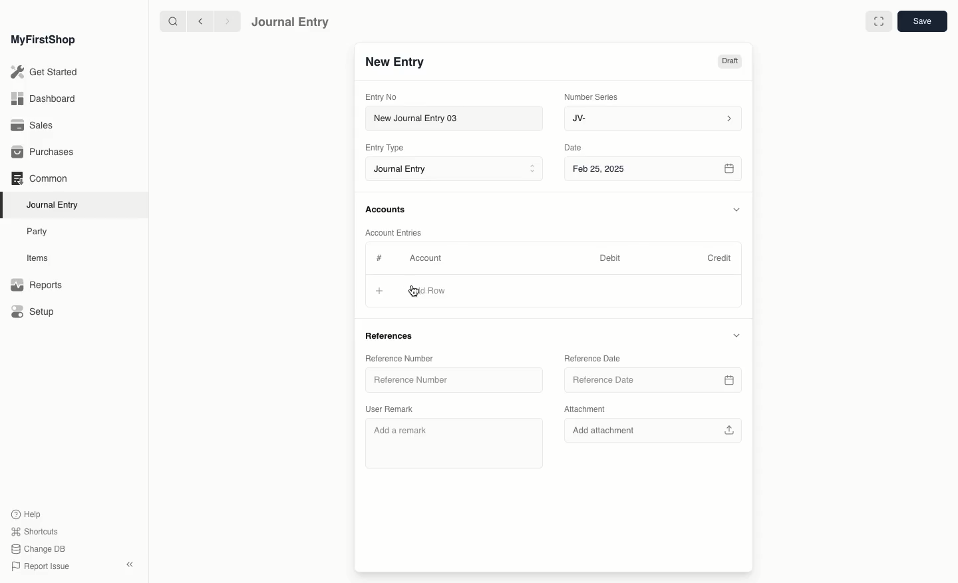  I want to click on Draft, so click(729, 63).